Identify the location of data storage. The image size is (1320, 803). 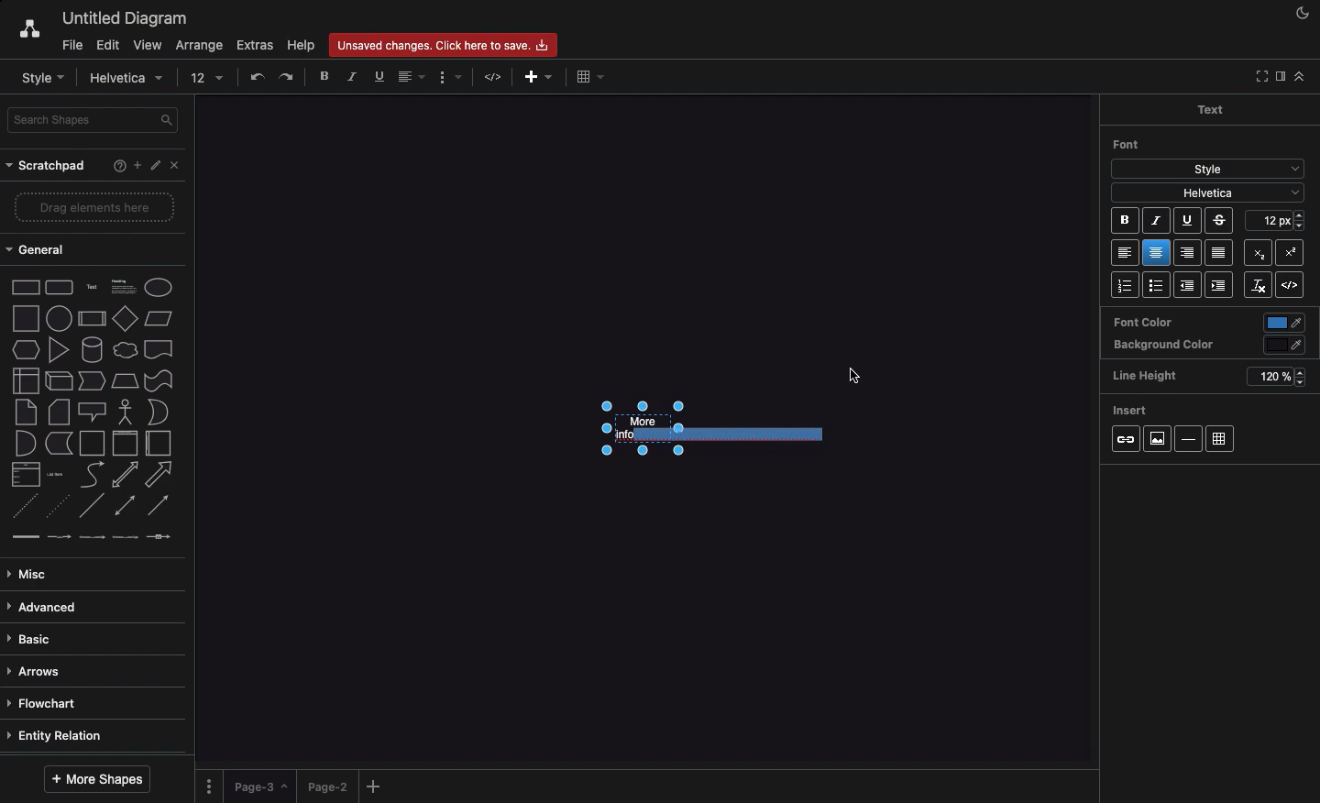
(60, 444).